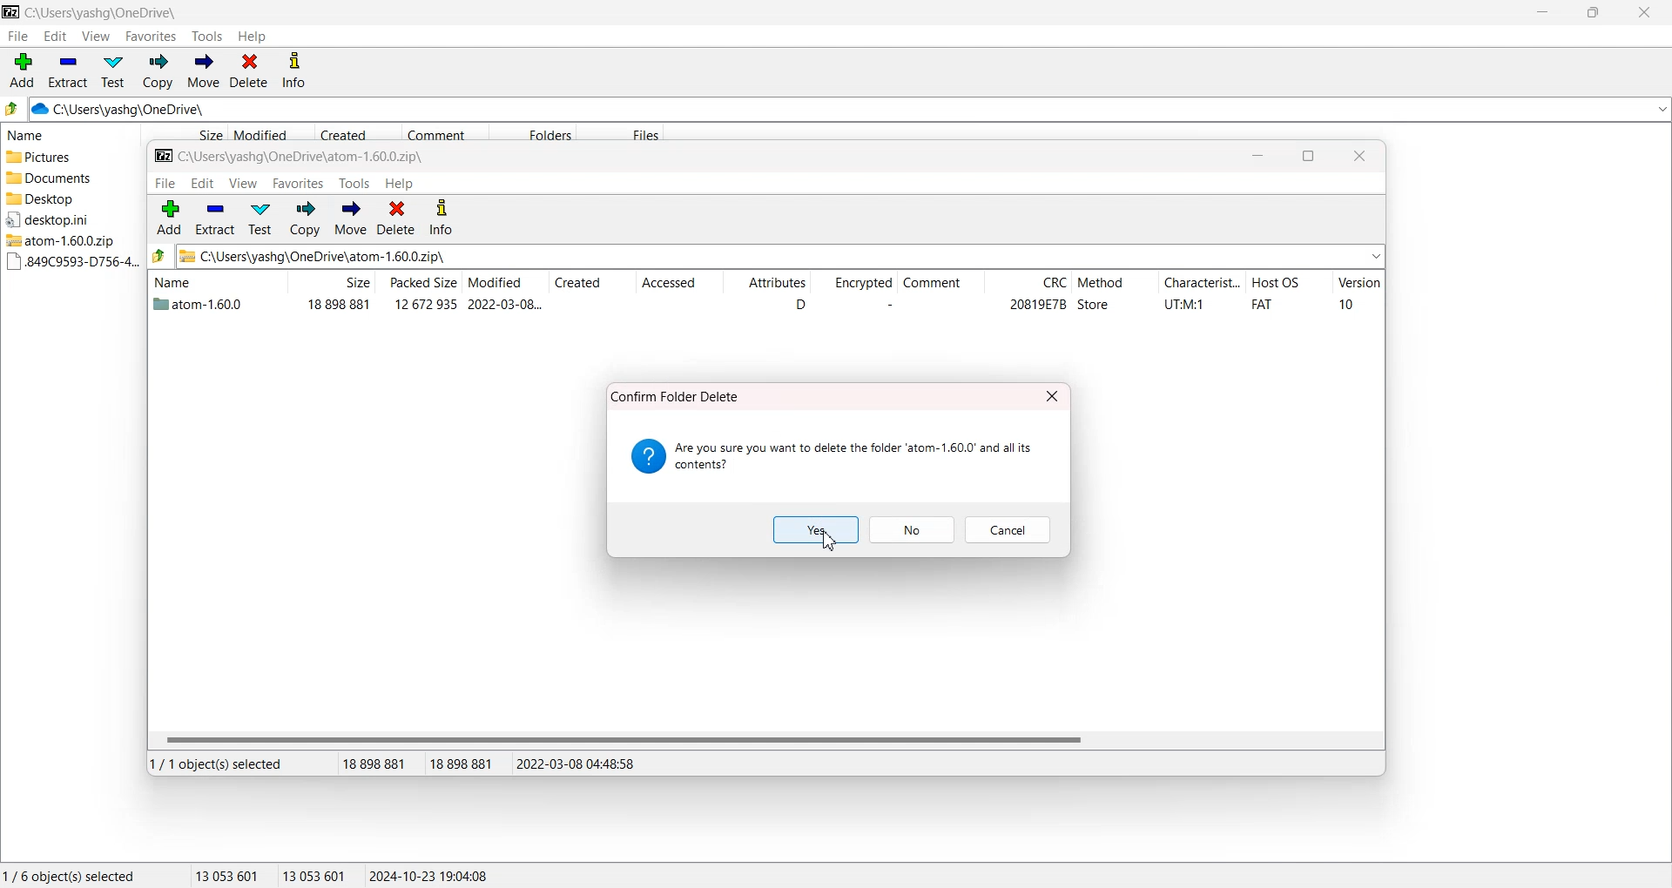 This screenshot has height=888, width=1672. What do you see at coordinates (766, 284) in the screenshot?
I see `Attributes` at bounding box center [766, 284].